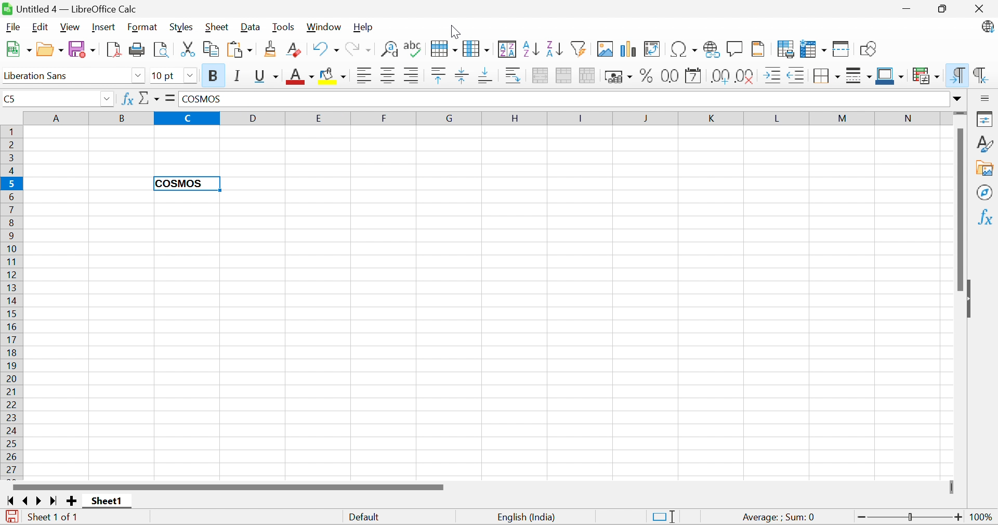  I want to click on Select Function, so click(149, 98).